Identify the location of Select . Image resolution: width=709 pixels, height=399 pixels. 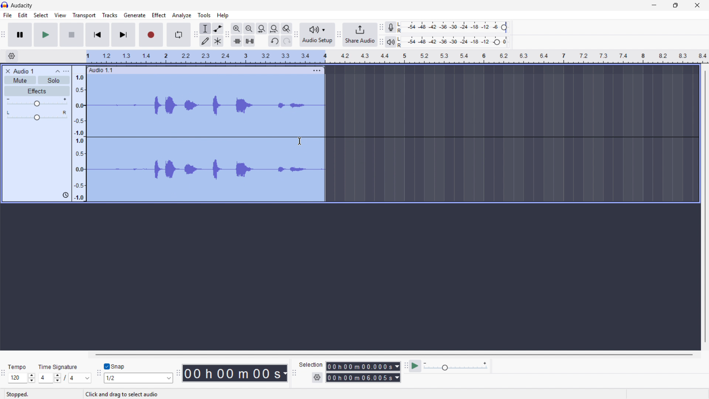
(41, 16).